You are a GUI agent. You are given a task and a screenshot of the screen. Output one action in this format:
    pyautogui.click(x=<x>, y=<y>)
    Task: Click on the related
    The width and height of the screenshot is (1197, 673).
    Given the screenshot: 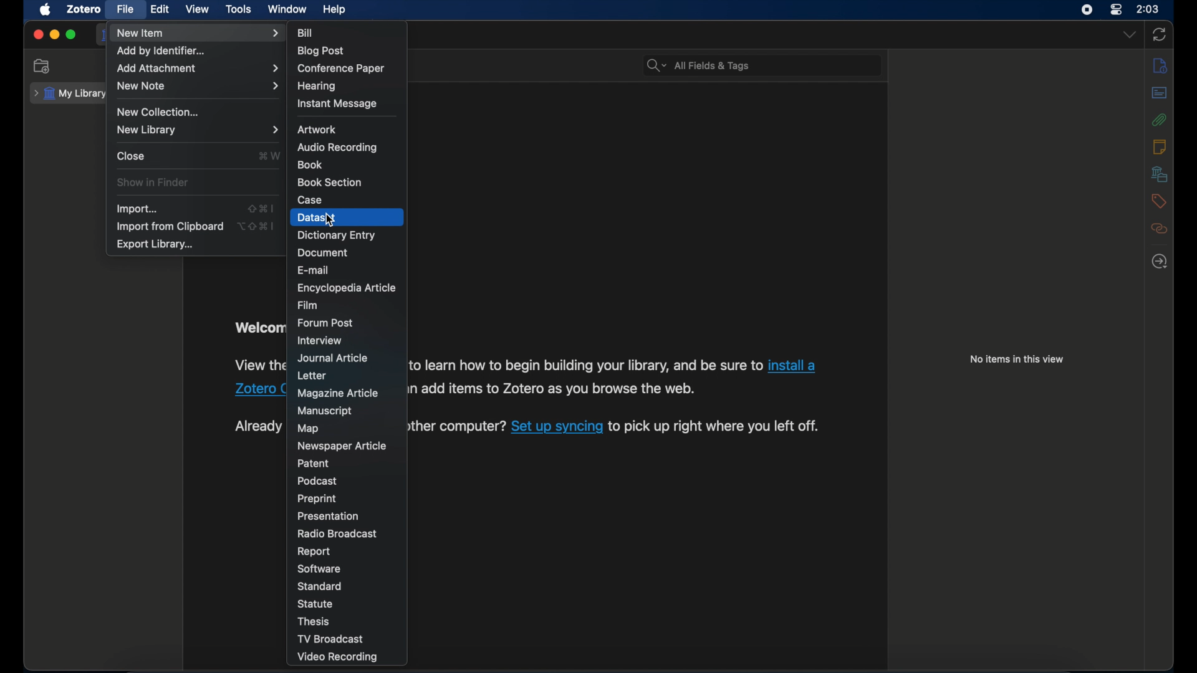 What is the action you would take?
    pyautogui.click(x=1160, y=229)
    